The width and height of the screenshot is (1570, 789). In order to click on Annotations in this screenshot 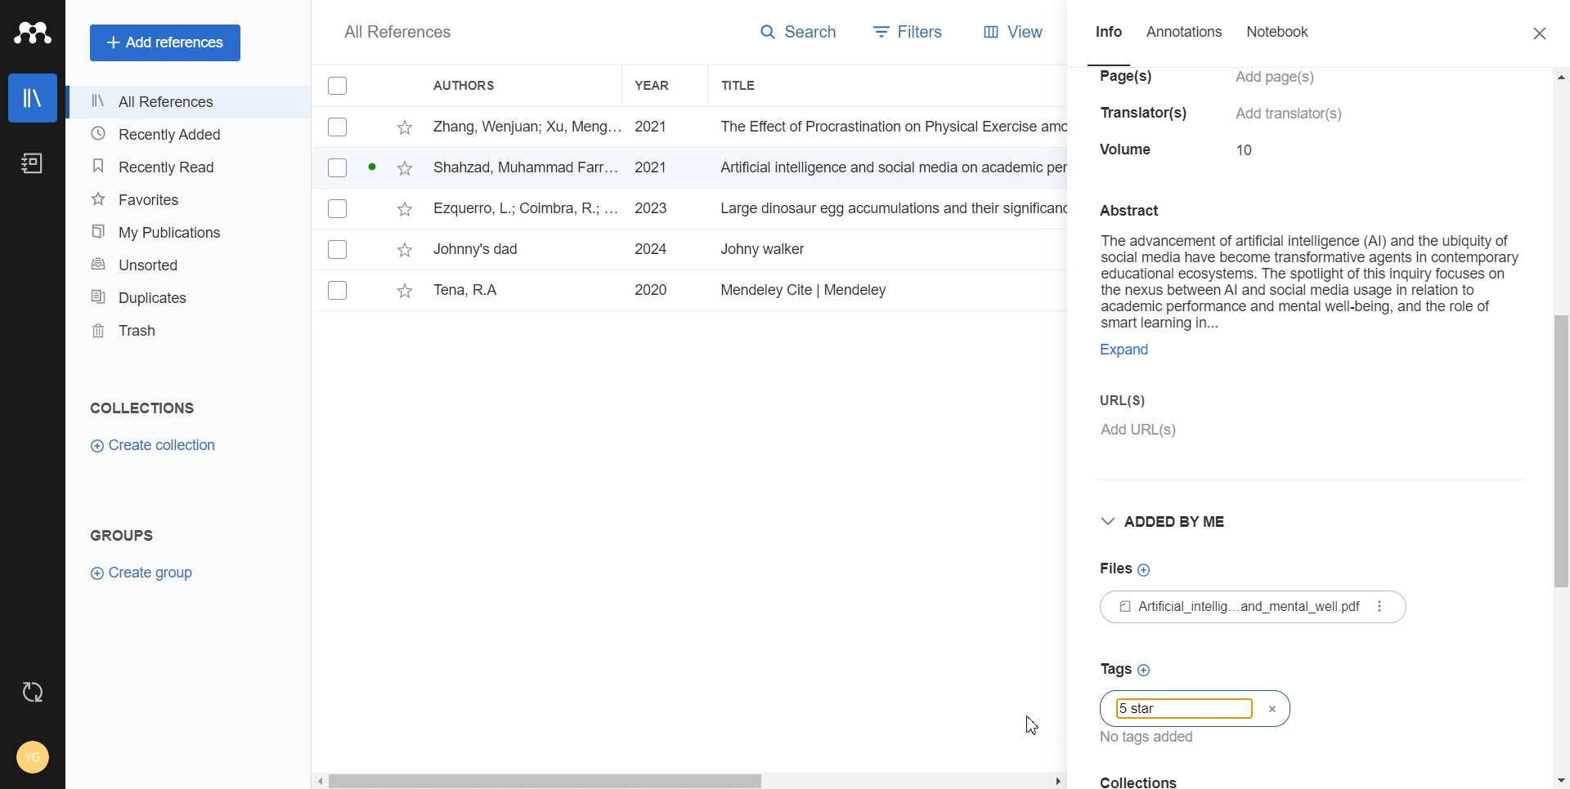, I will do `click(1185, 40)`.